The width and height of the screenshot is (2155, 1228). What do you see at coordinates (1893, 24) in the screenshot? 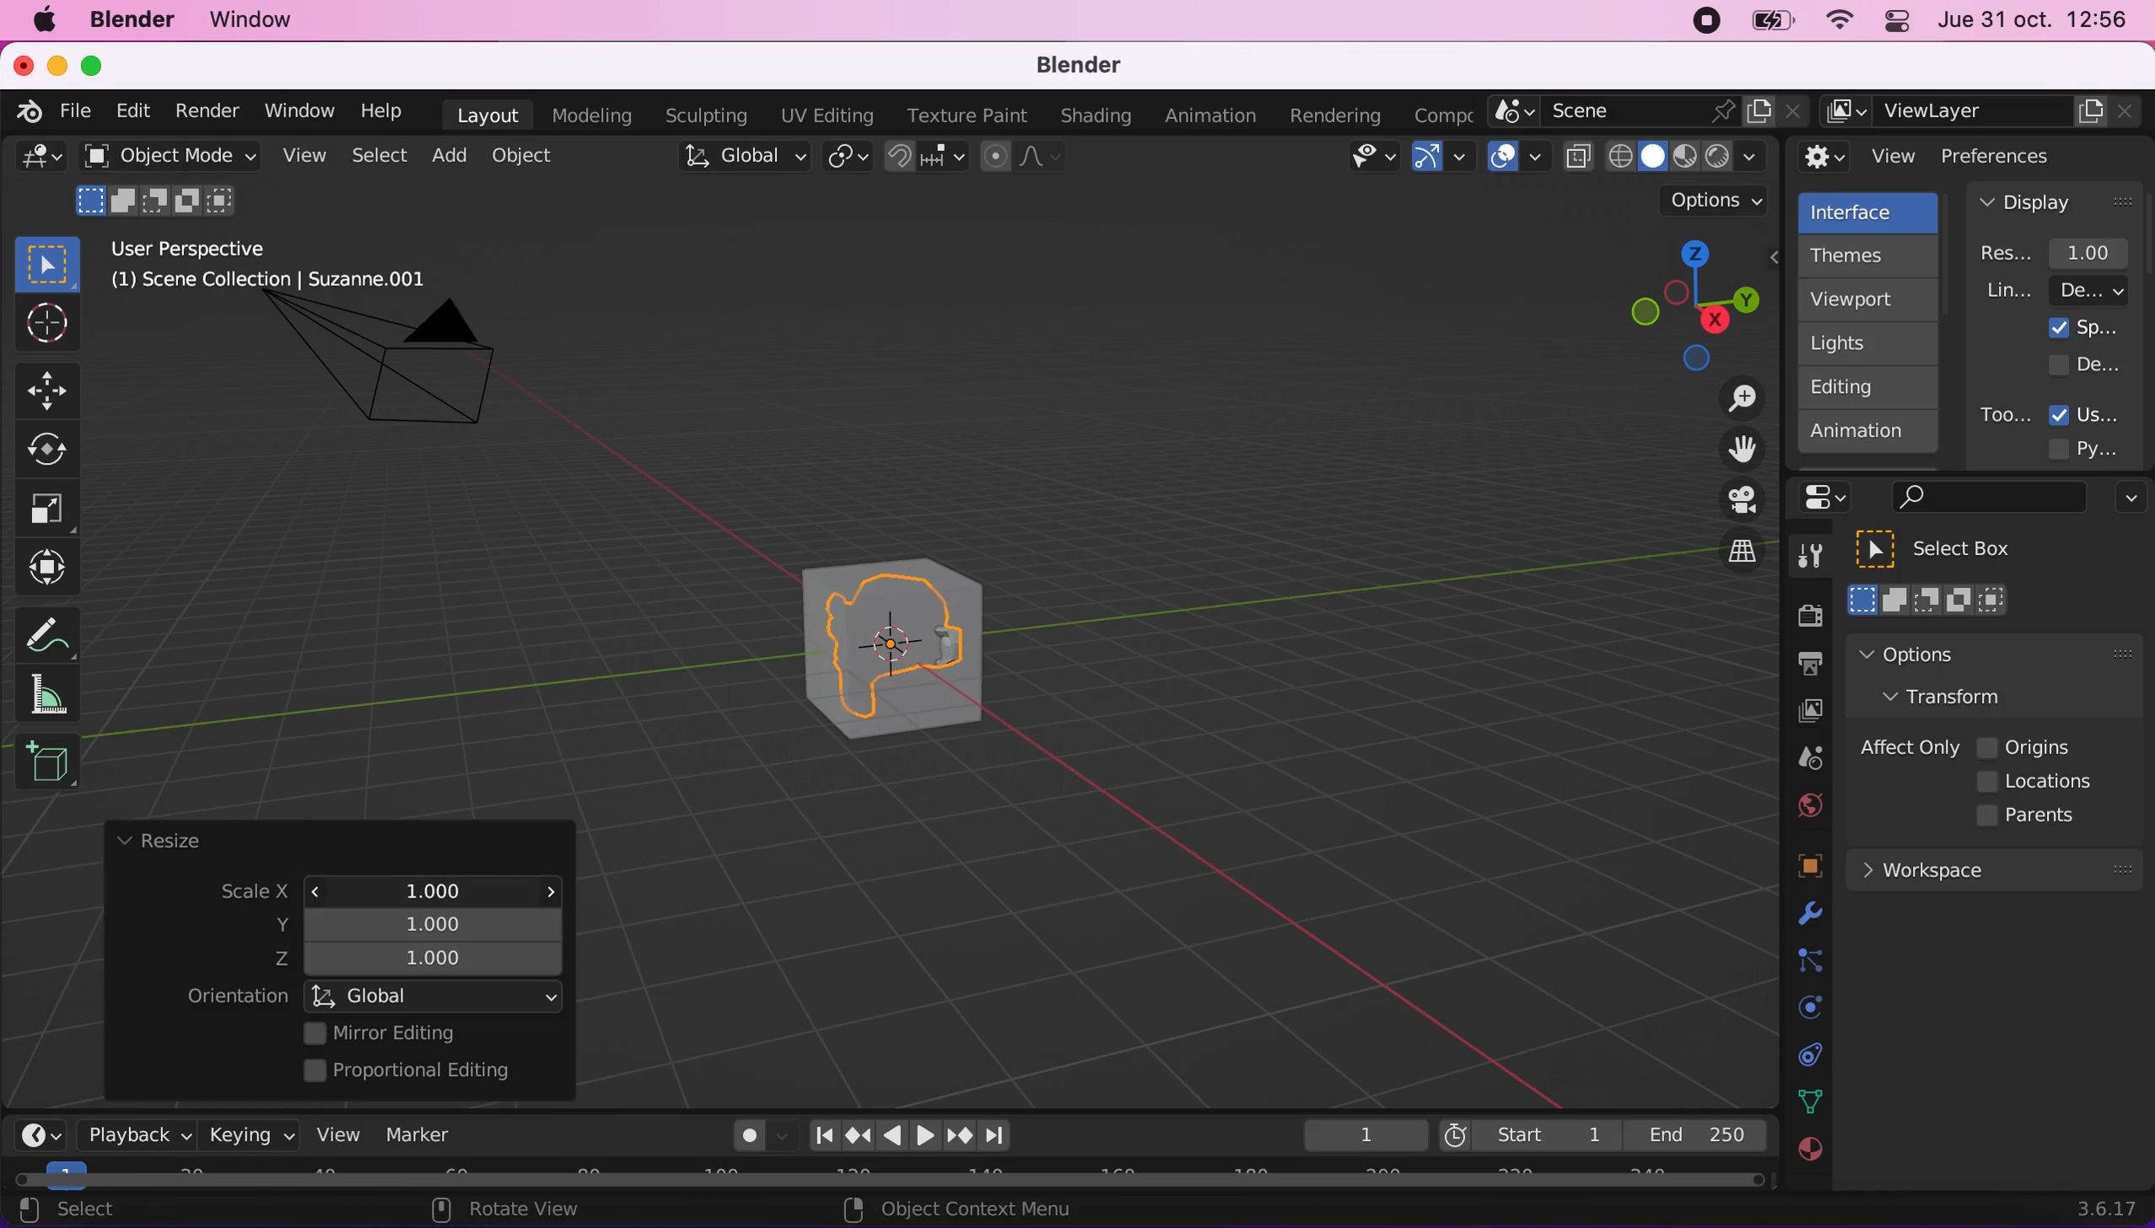
I see `panel control` at bounding box center [1893, 24].